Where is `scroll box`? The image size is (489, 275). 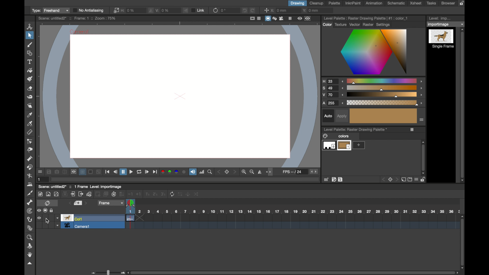 scroll box is located at coordinates (463, 105).